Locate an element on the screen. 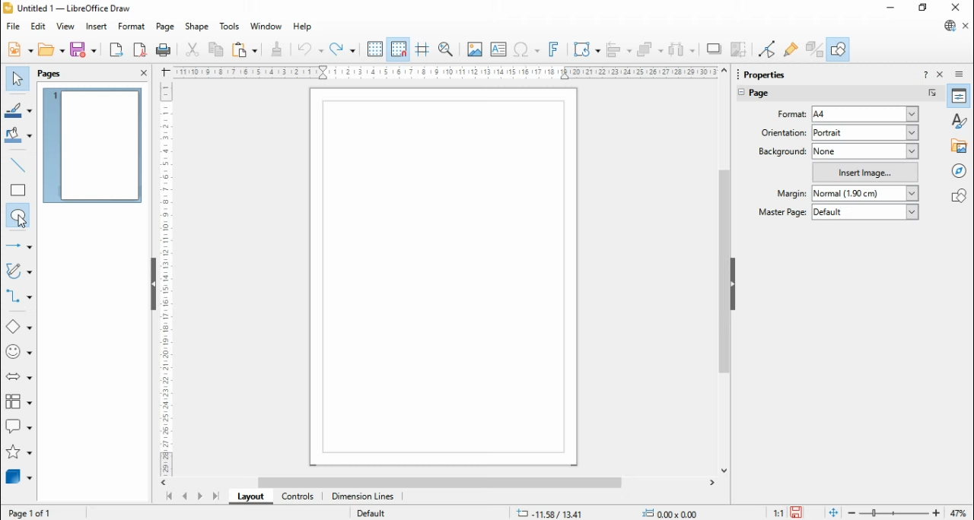  curves and polygons is located at coordinates (20, 271).